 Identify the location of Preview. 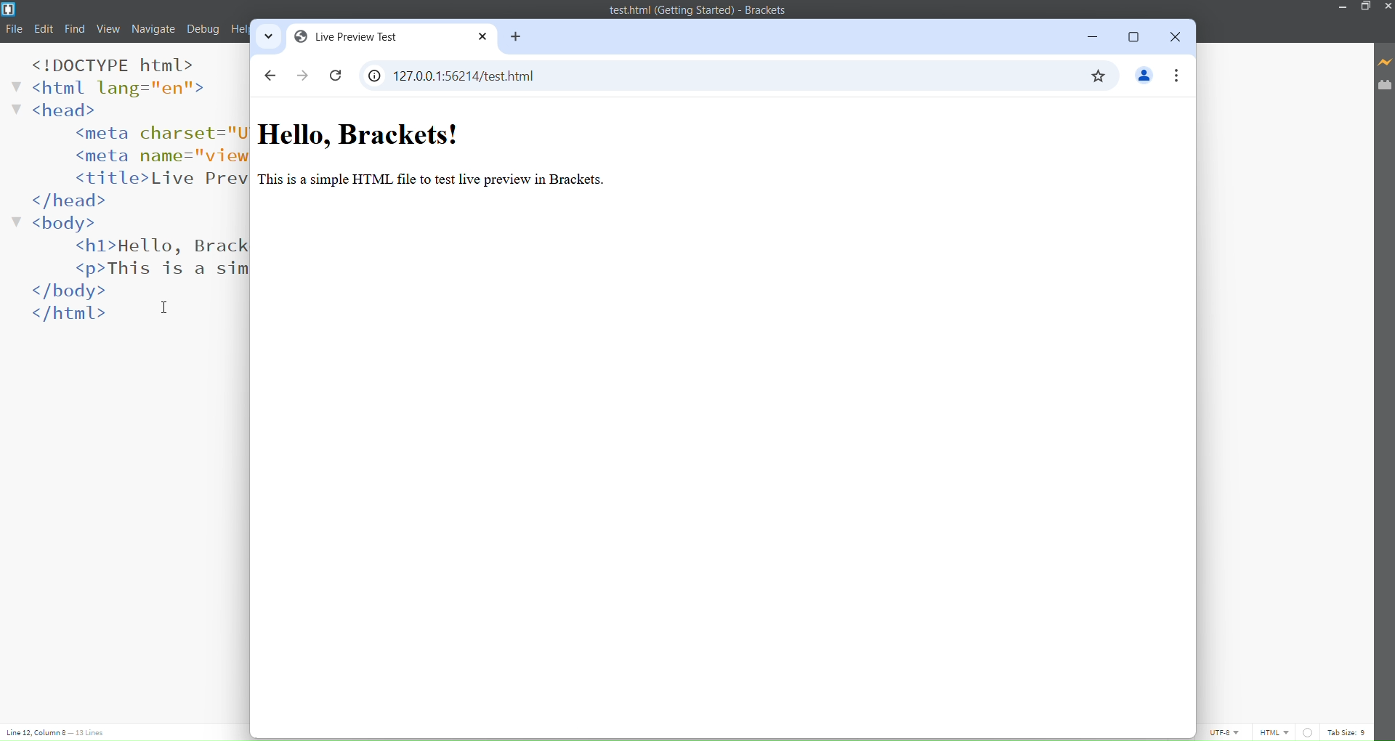
(724, 423).